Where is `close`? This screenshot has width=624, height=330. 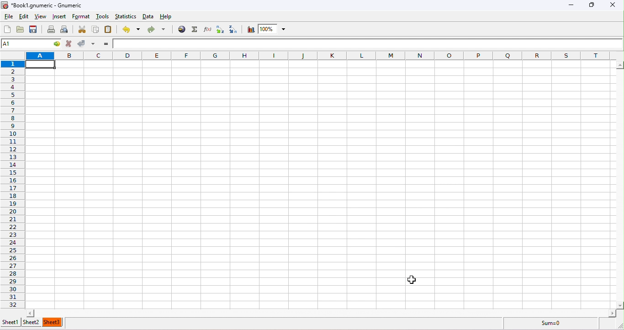 close is located at coordinates (616, 4).